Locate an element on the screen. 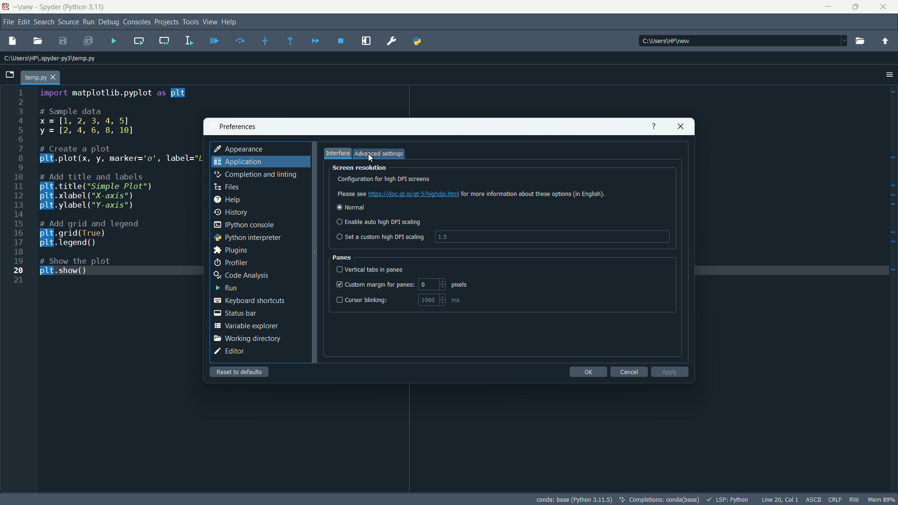  file tab is located at coordinates (40, 78).